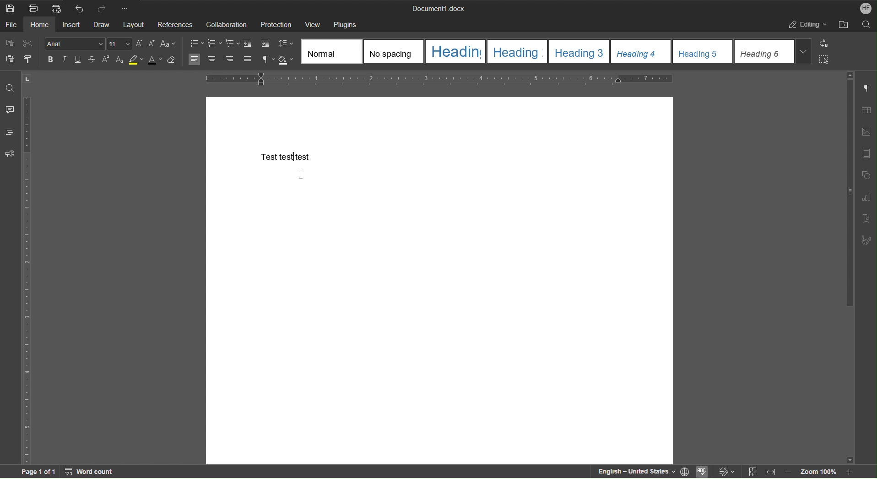  What do you see at coordinates (287, 157) in the screenshot?
I see `Test tset test` at bounding box center [287, 157].